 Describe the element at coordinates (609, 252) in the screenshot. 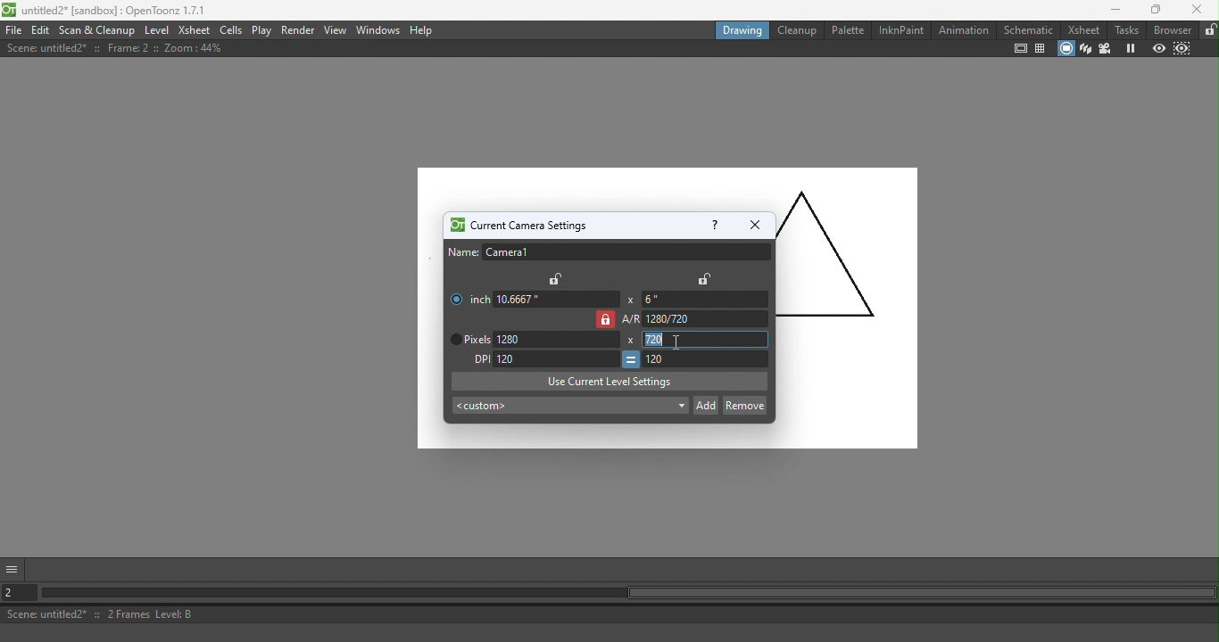

I see `Name` at that location.